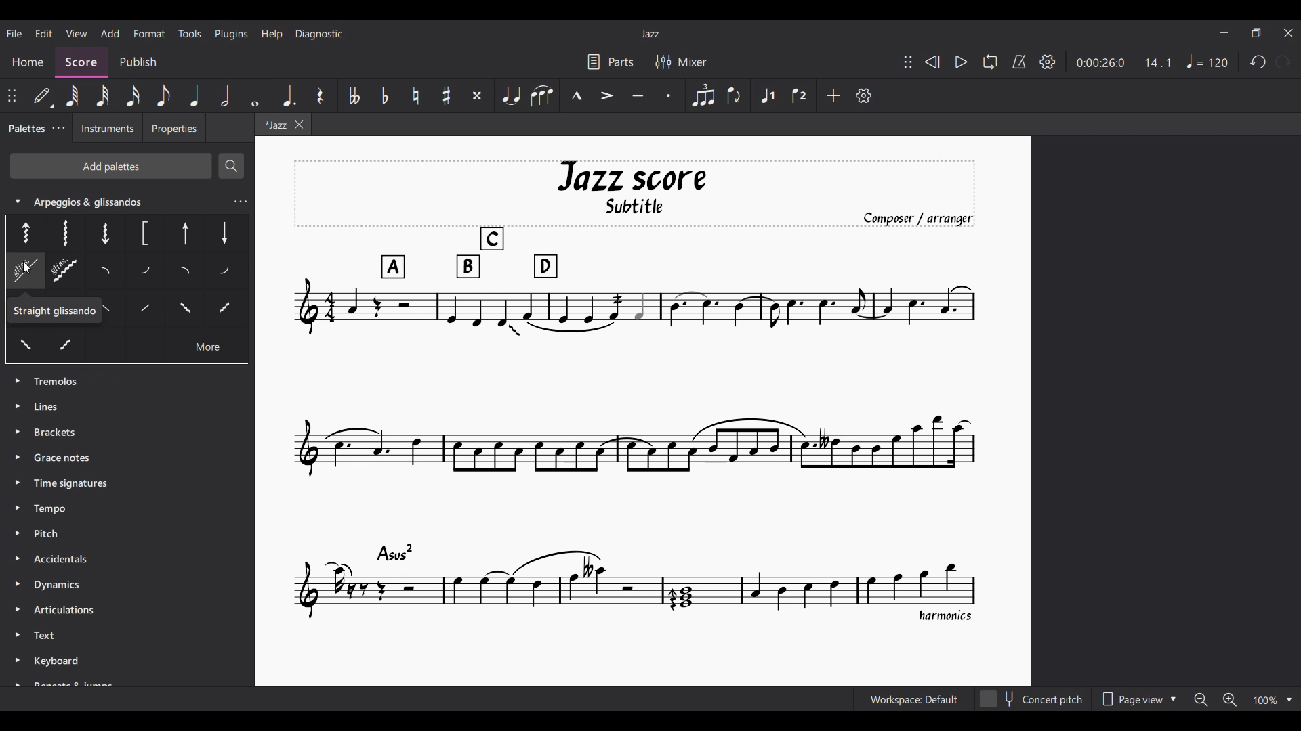 This screenshot has height=731, width=1301. I want to click on Tie, so click(510, 95).